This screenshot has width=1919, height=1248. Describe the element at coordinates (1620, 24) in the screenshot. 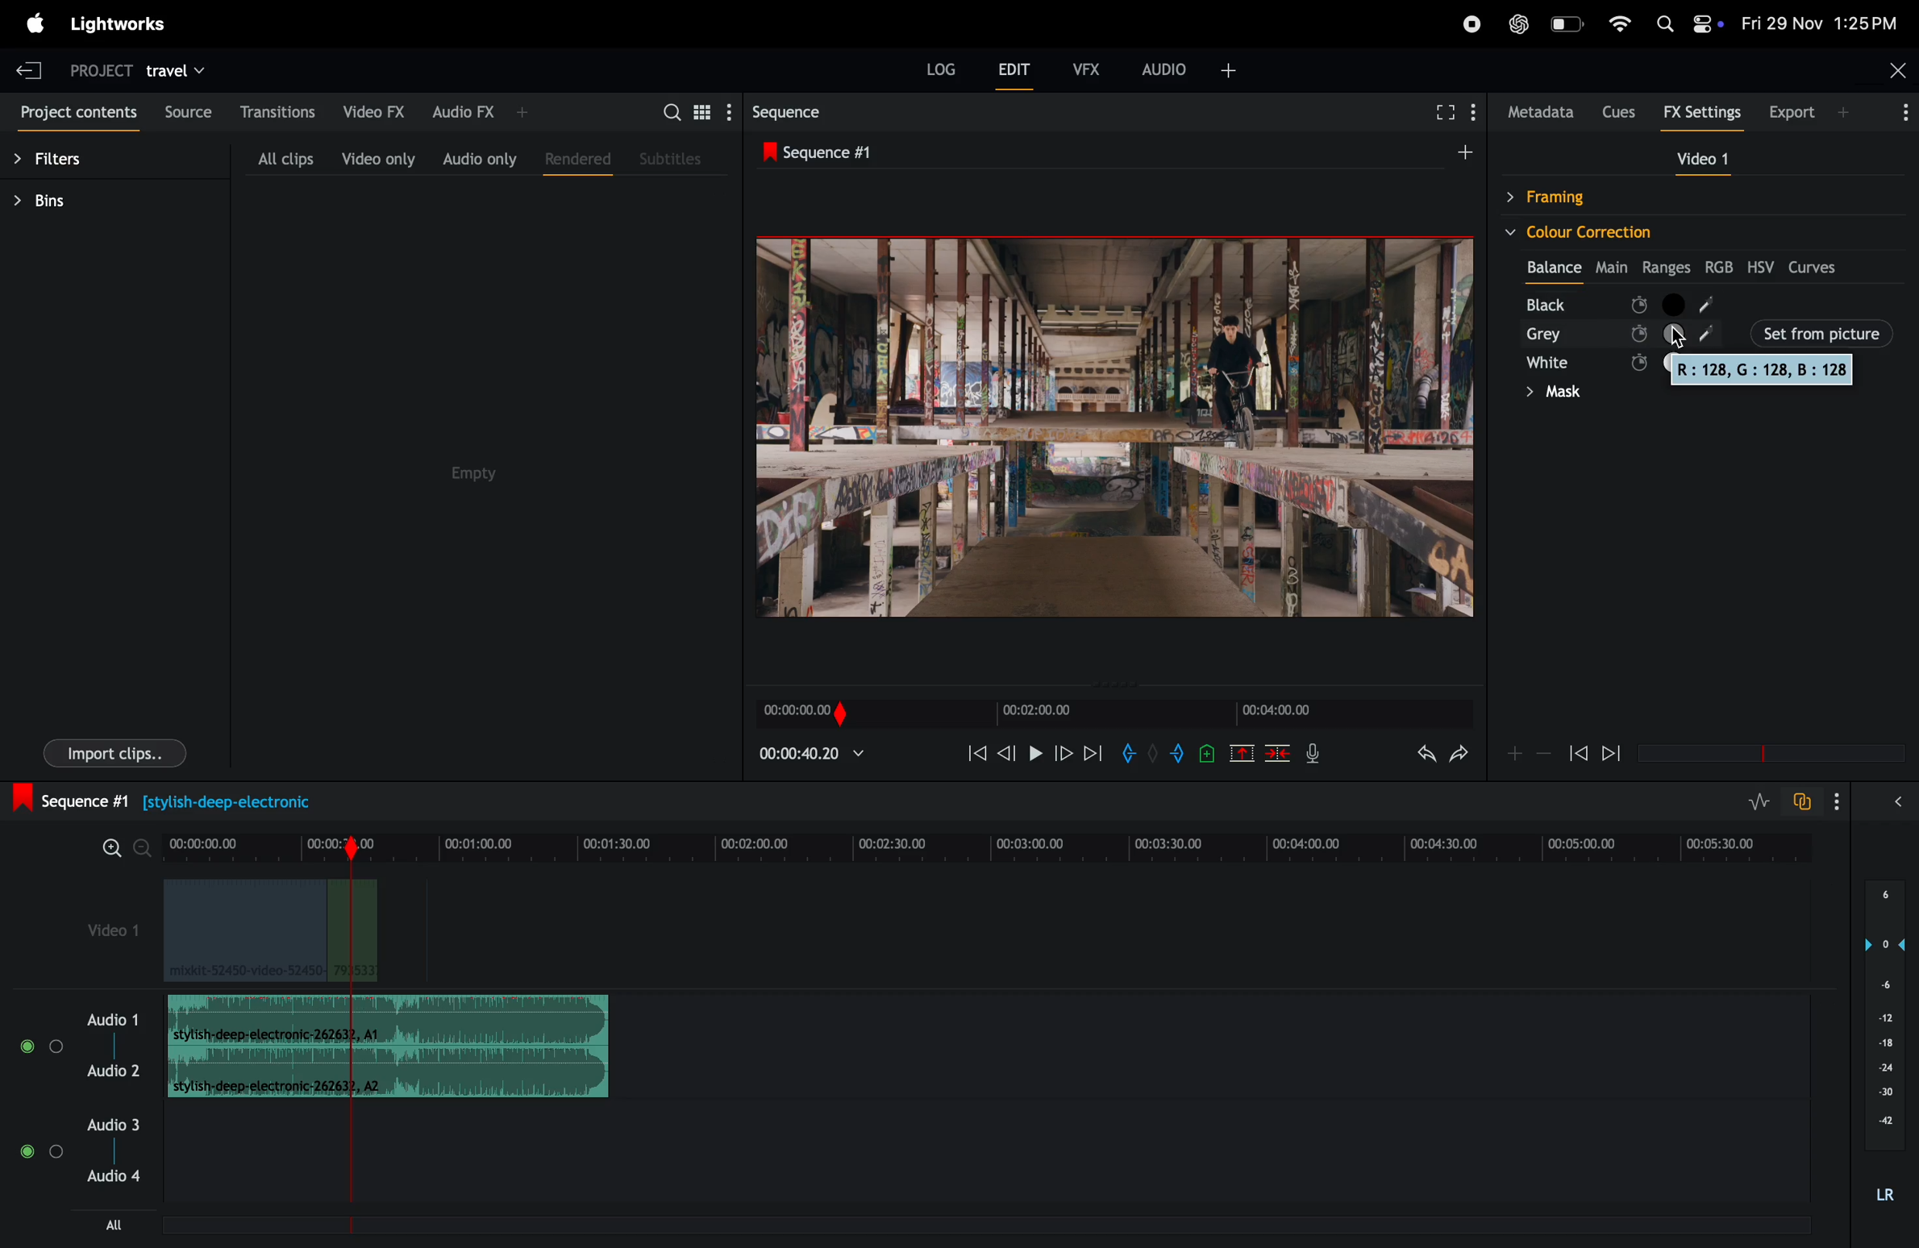

I see `wifi` at that location.